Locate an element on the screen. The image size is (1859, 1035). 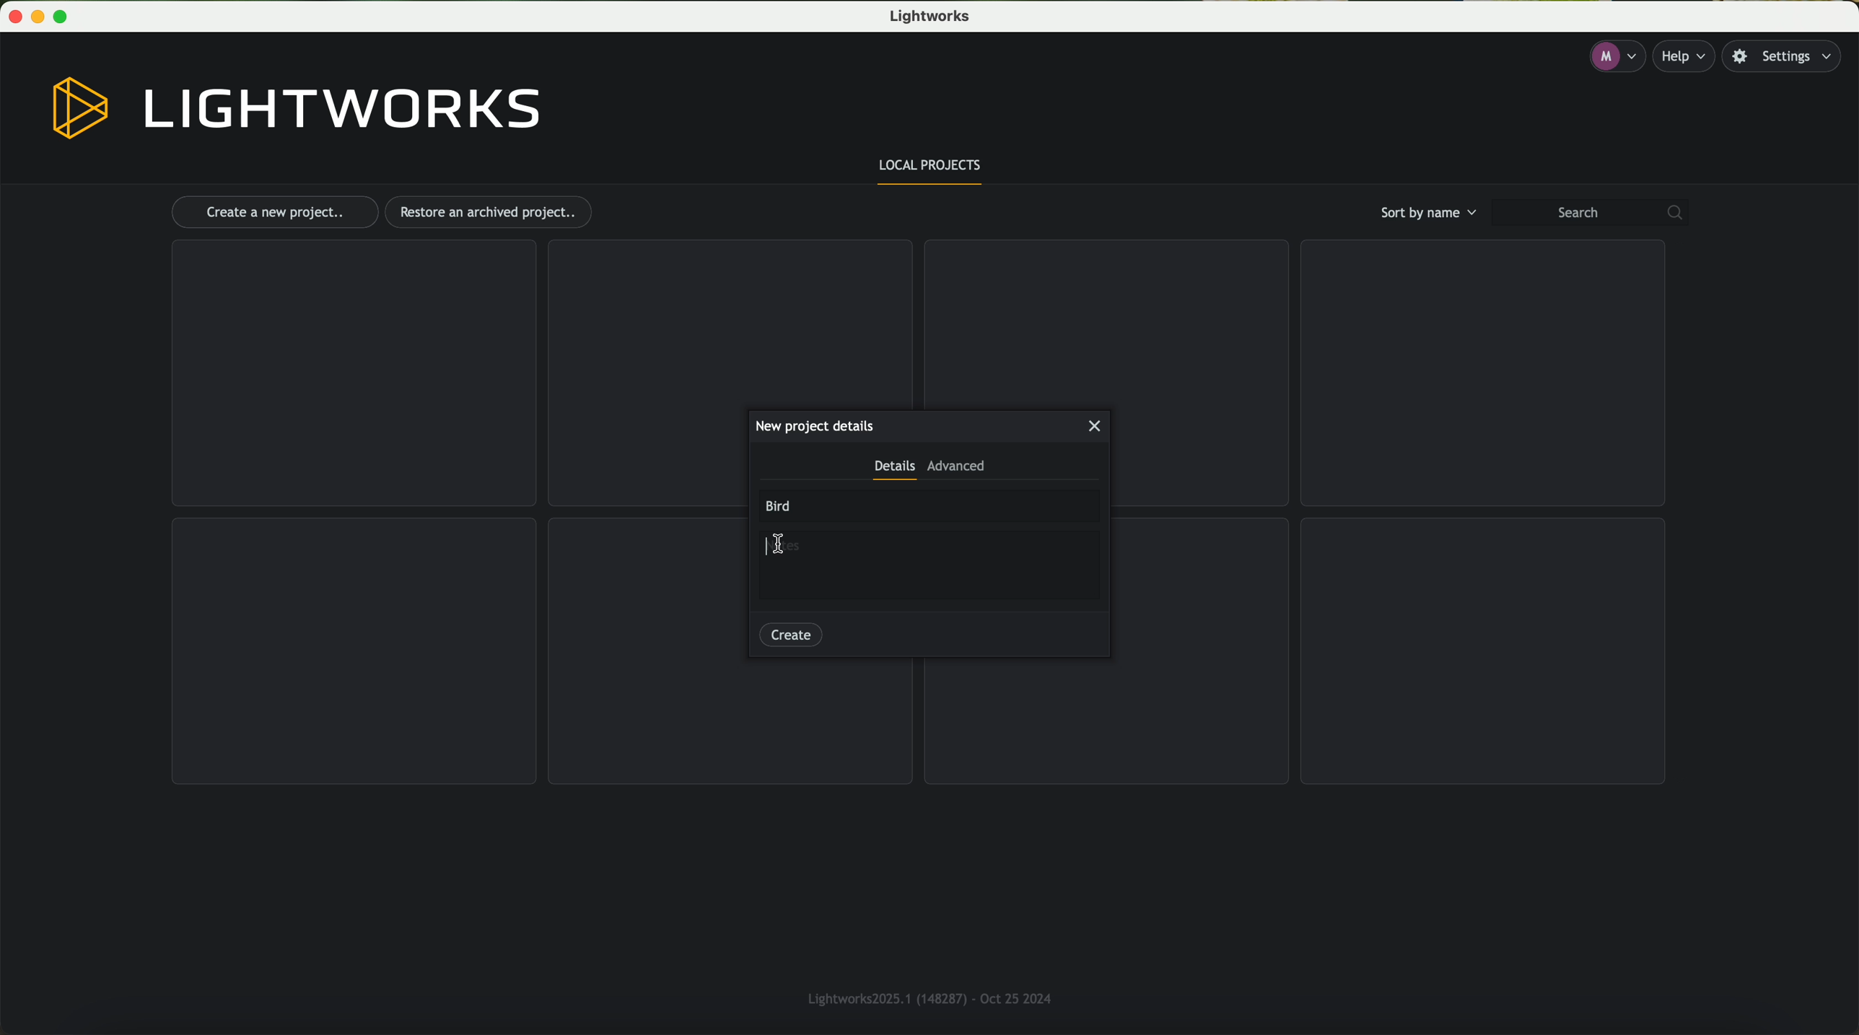
sort by name is located at coordinates (1425, 212).